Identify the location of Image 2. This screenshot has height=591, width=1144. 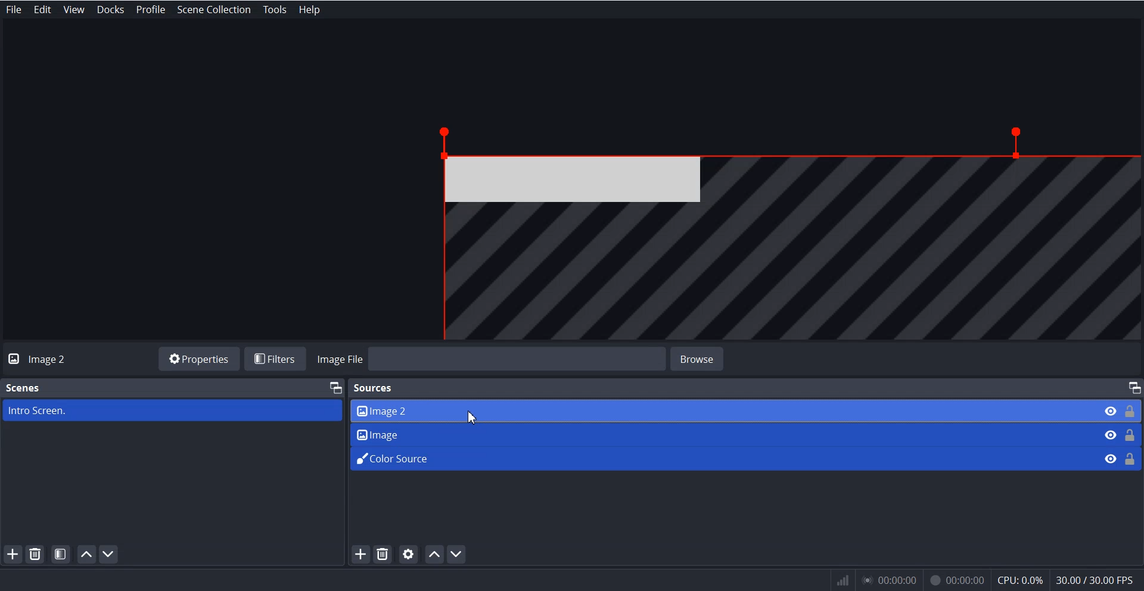
(52, 359).